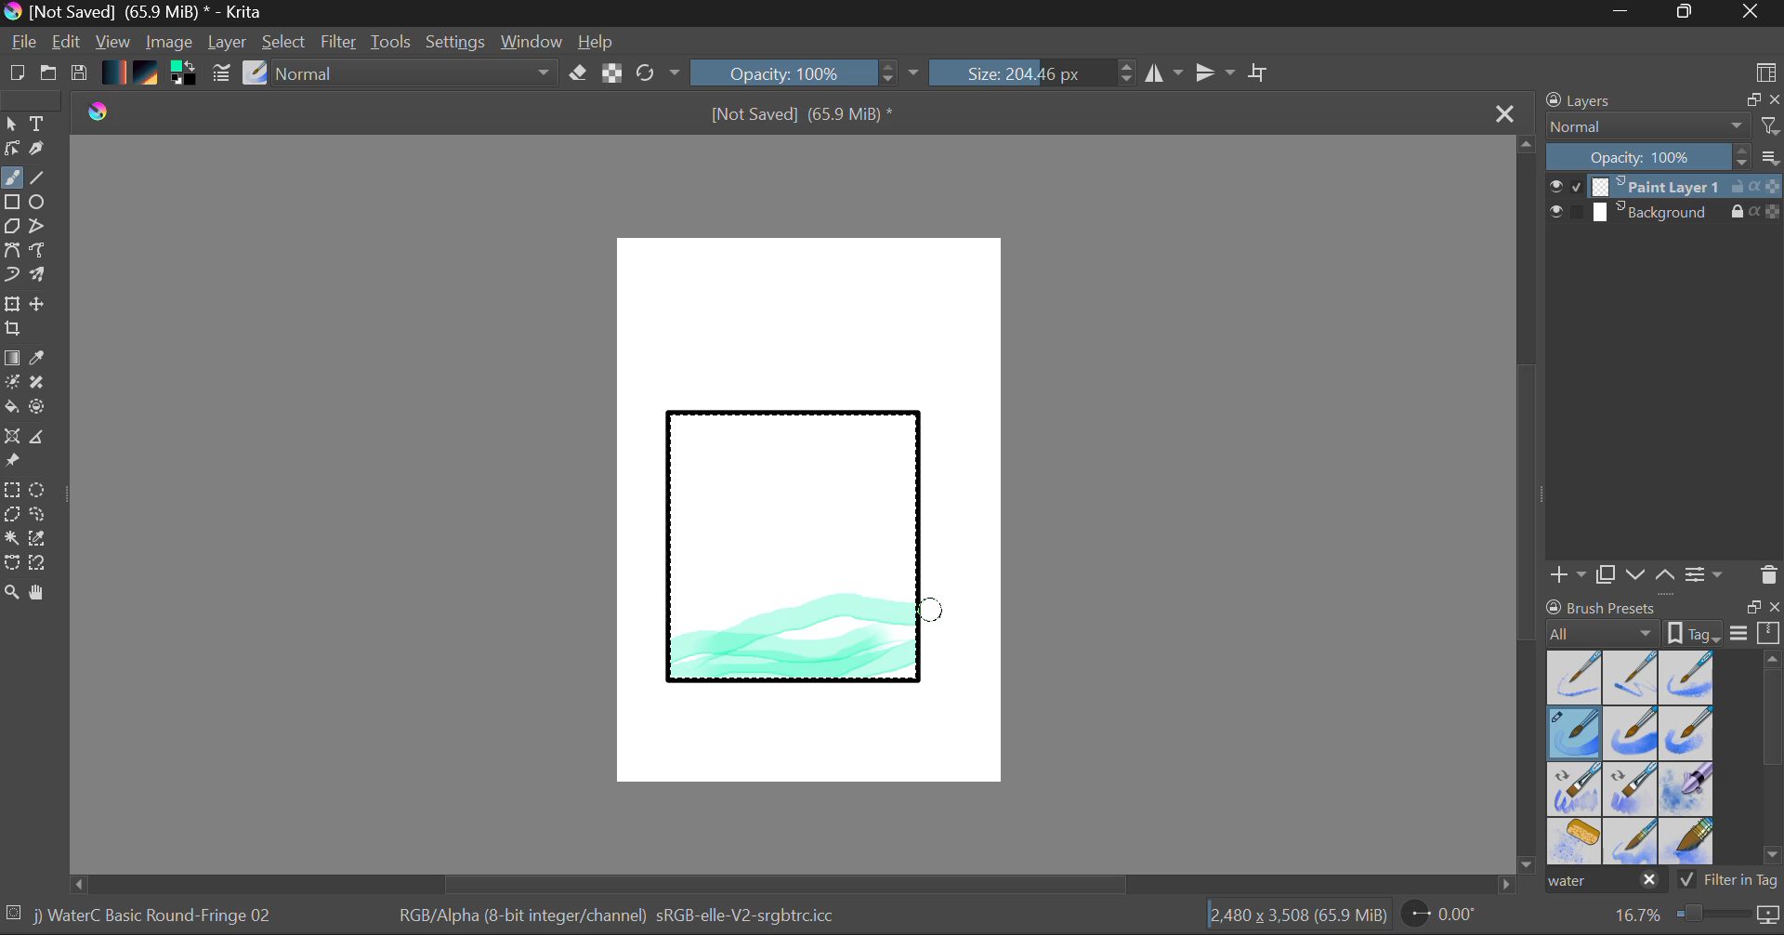 This screenshot has height=935, width=1784. I want to click on Filter, so click(341, 45).